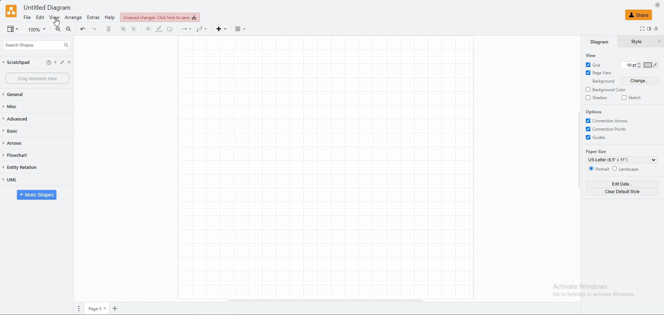 This screenshot has width=664, height=315. I want to click on landscape, so click(627, 168).